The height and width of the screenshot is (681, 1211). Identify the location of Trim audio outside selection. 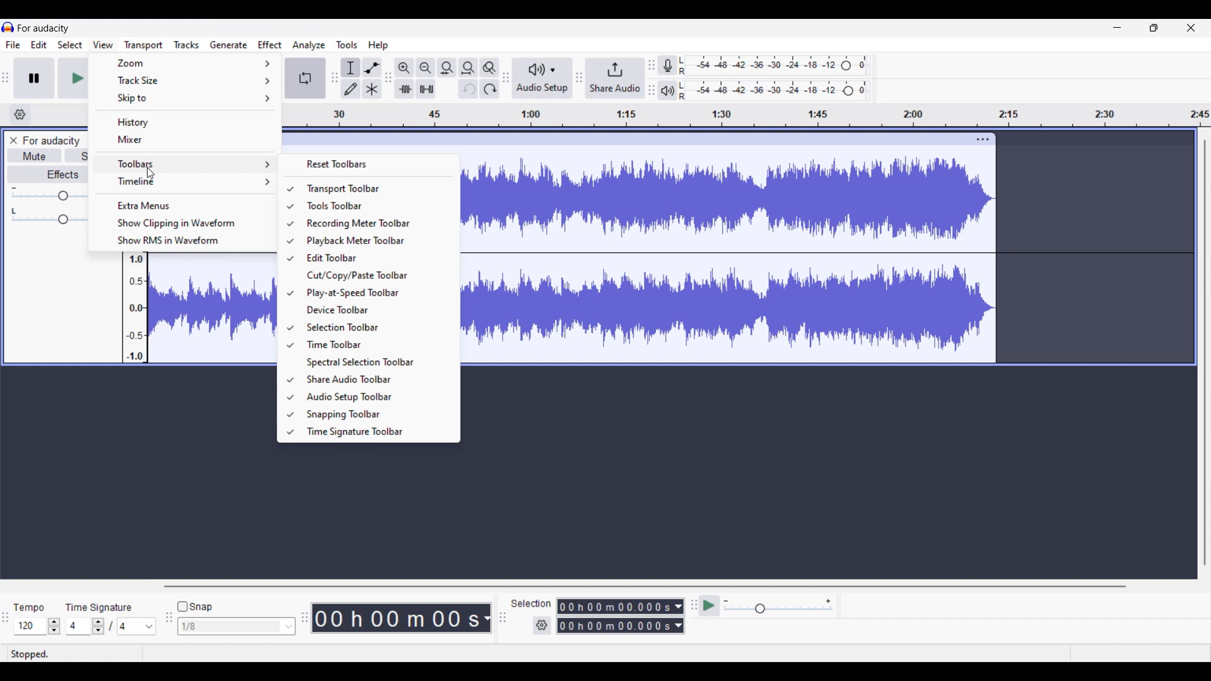
(404, 89).